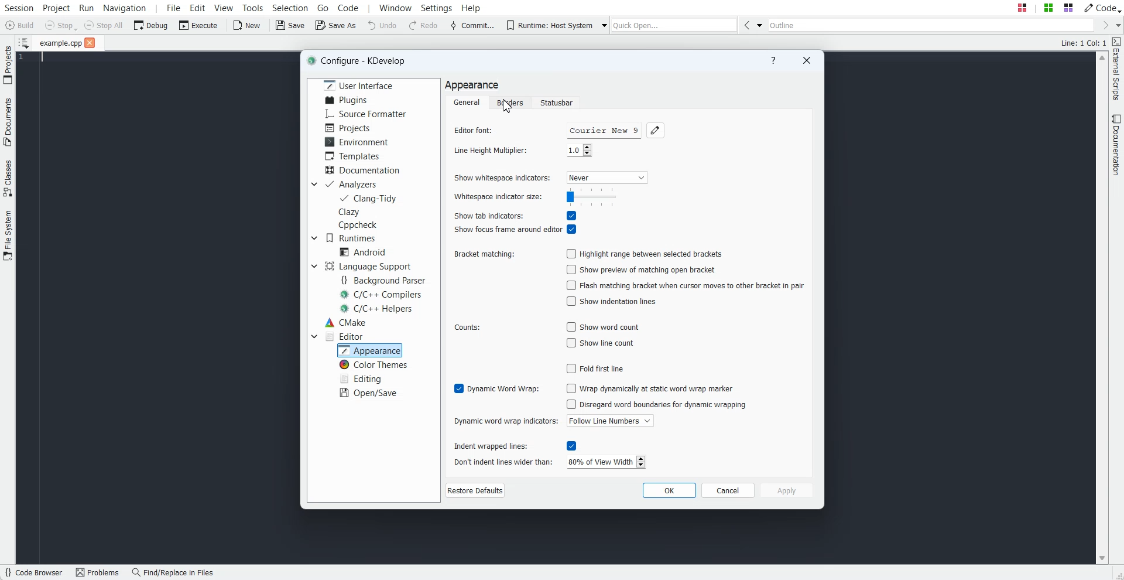 The width and height of the screenshot is (1124, 580). What do you see at coordinates (349, 212) in the screenshot?
I see `Clazy` at bounding box center [349, 212].